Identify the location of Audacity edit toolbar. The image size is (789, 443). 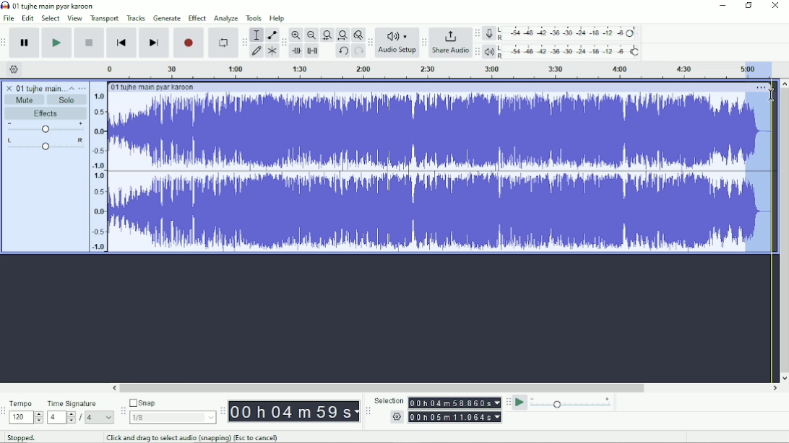
(283, 43).